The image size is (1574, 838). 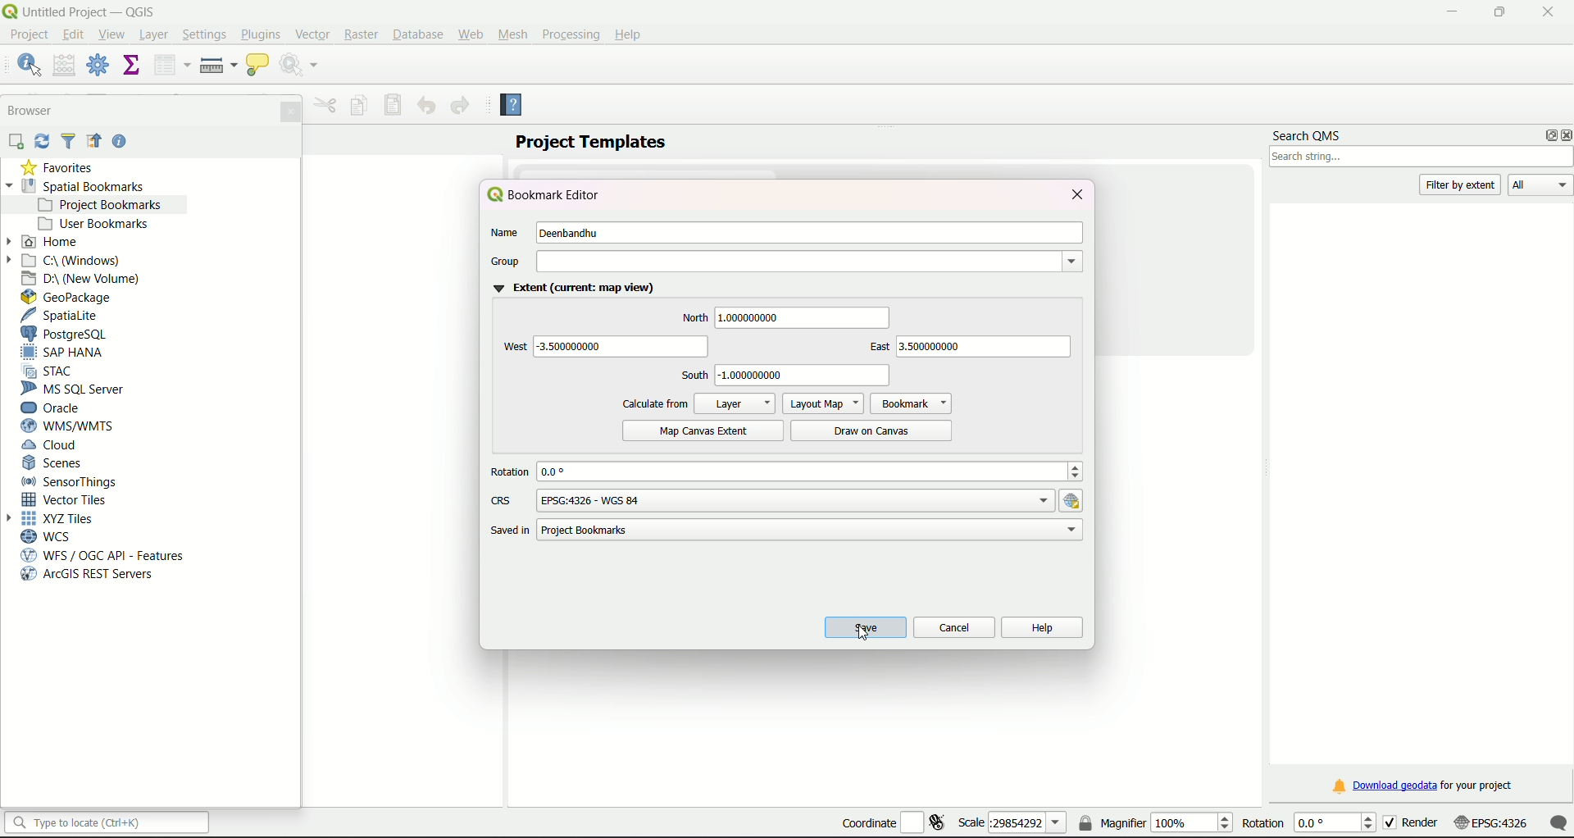 What do you see at coordinates (1012, 823) in the screenshot?
I see `scale` at bounding box center [1012, 823].